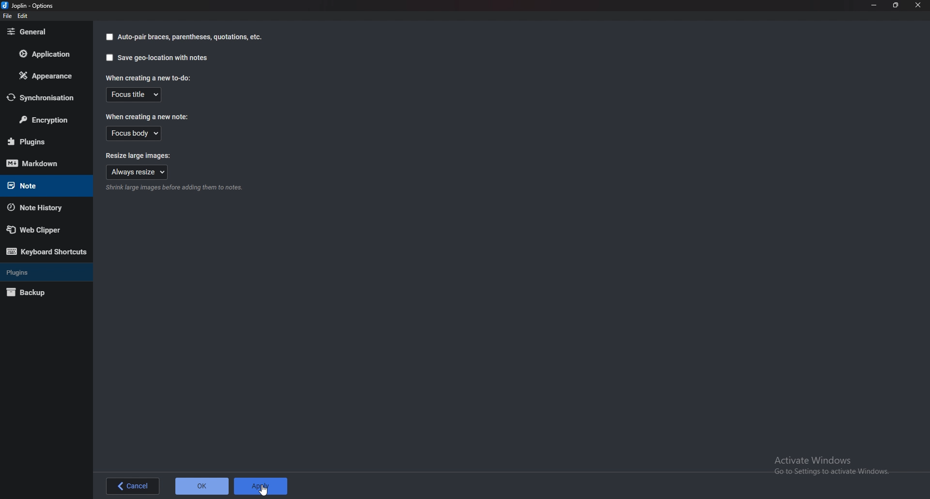  What do you see at coordinates (137, 172) in the screenshot?
I see `Never resize` at bounding box center [137, 172].